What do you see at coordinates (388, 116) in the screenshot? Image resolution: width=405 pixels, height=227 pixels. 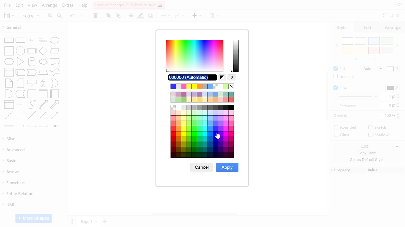 I see `current opacity` at bounding box center [388, 116].